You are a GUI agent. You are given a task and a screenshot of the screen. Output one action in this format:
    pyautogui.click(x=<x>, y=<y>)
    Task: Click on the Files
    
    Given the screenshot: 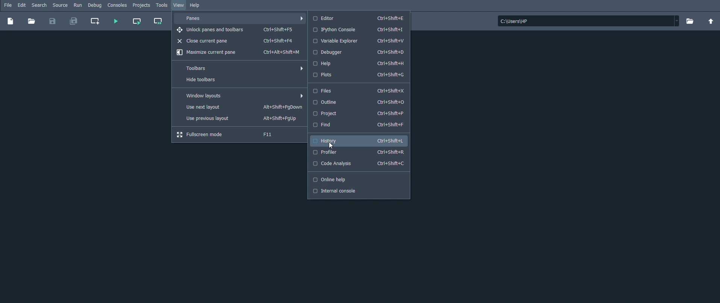 What is the action you would take?
    pyautogui.click(x=361, y=91)
    